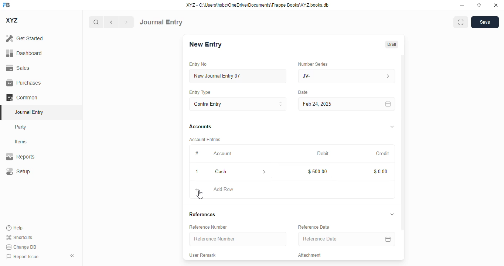  I want to click on FB - logo, so click(6, 5).